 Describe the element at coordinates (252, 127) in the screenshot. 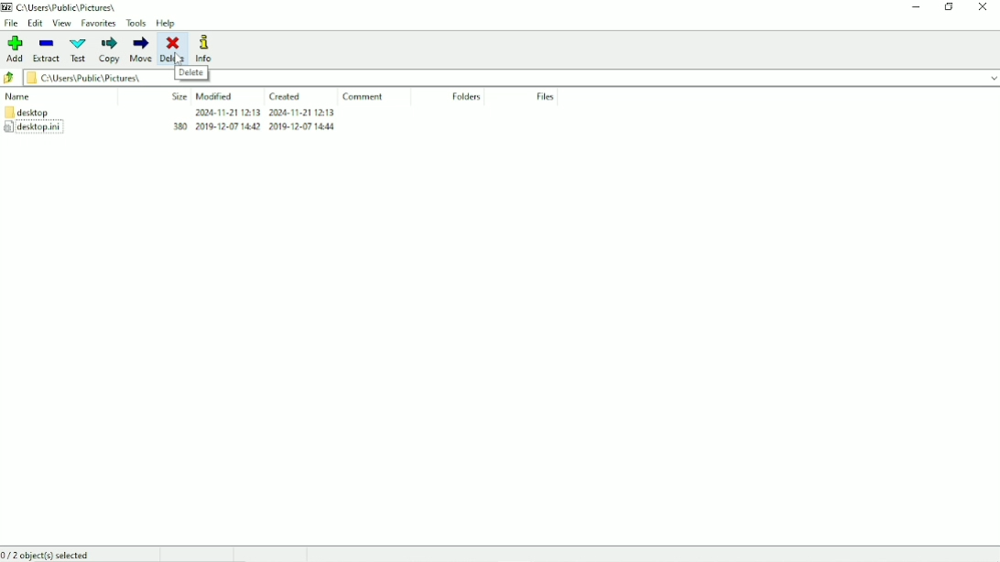

I see `380 2019-12-07 1442 2019-12-07 14M` at that location.